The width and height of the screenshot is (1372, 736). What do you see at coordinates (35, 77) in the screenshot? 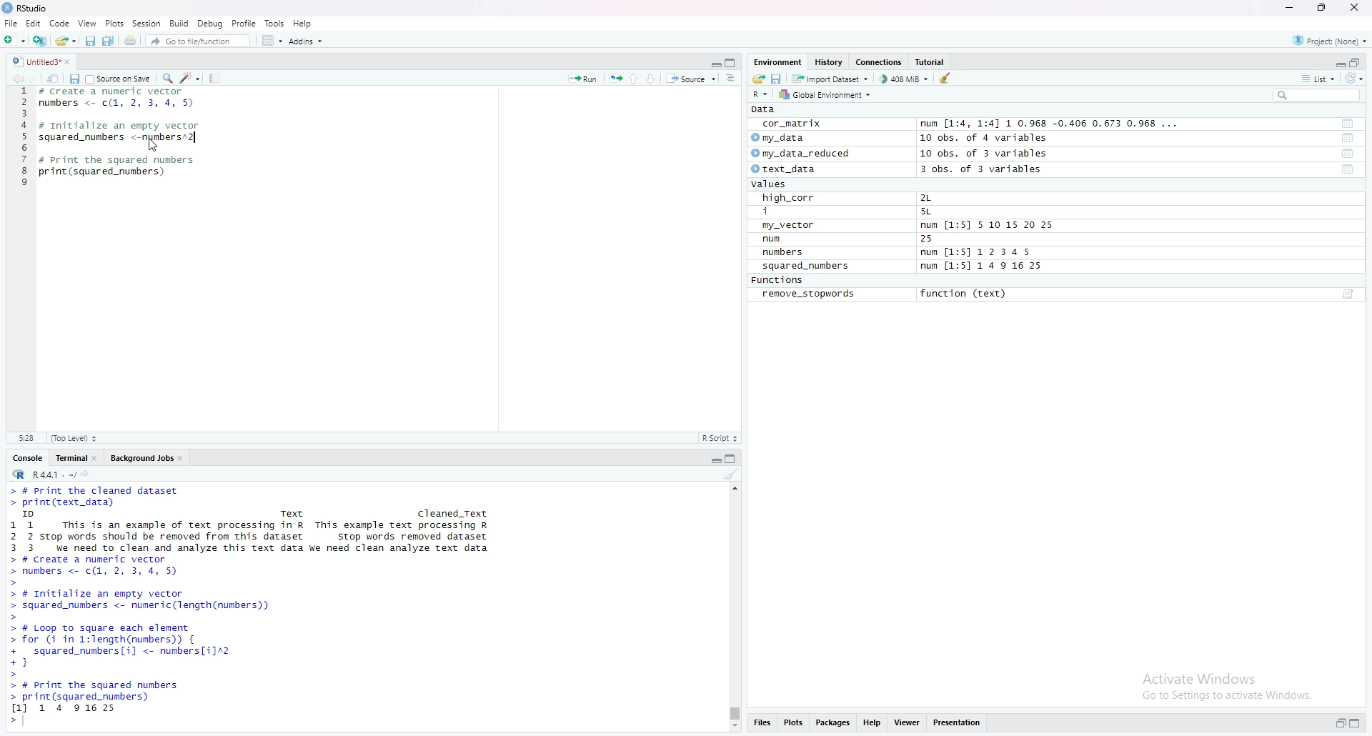
I see `move forward` at bounding box center [35, 77].